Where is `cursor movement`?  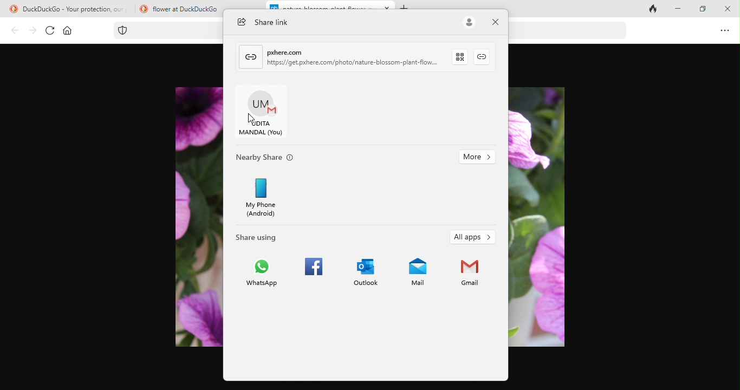
cursor movement is located at coordinates (249, 119).